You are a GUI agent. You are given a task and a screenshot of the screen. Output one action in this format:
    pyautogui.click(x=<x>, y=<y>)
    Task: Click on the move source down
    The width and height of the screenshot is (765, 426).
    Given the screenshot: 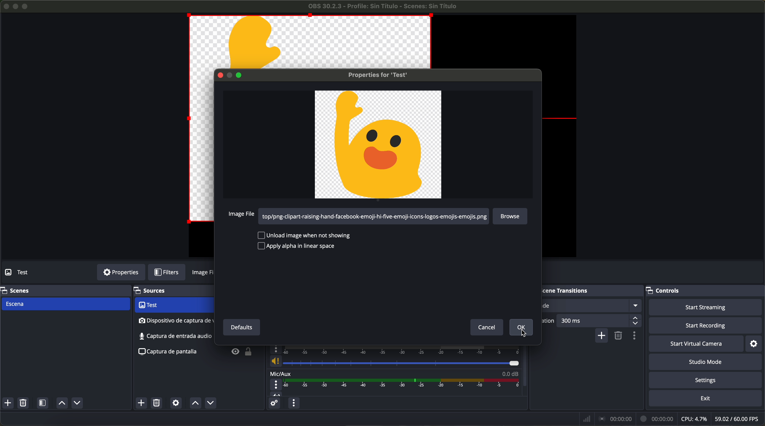 What is the action you would take?
    pyautogui.click(x=209, y=403)
    